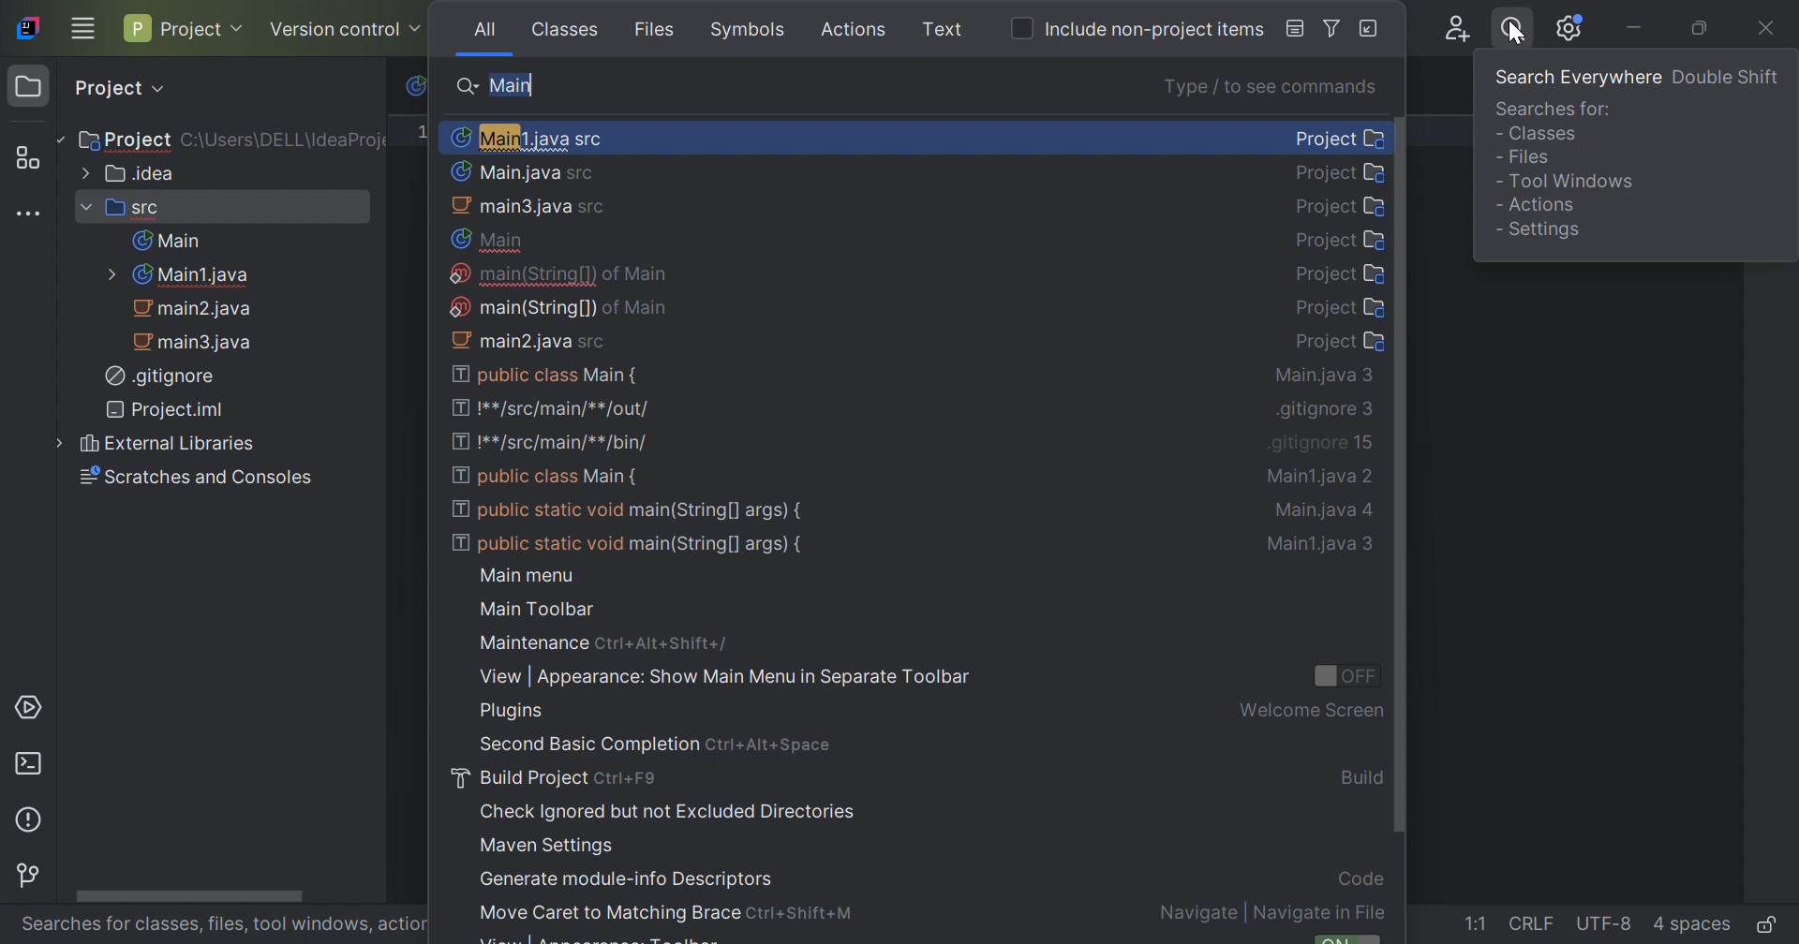 Image resolution: width=1799 pixels, height=944 pixels. What do you see at coordinates (1275, 88) in the screenshot?
I see `Type / to see commands` at bounding box center [1275, 88].